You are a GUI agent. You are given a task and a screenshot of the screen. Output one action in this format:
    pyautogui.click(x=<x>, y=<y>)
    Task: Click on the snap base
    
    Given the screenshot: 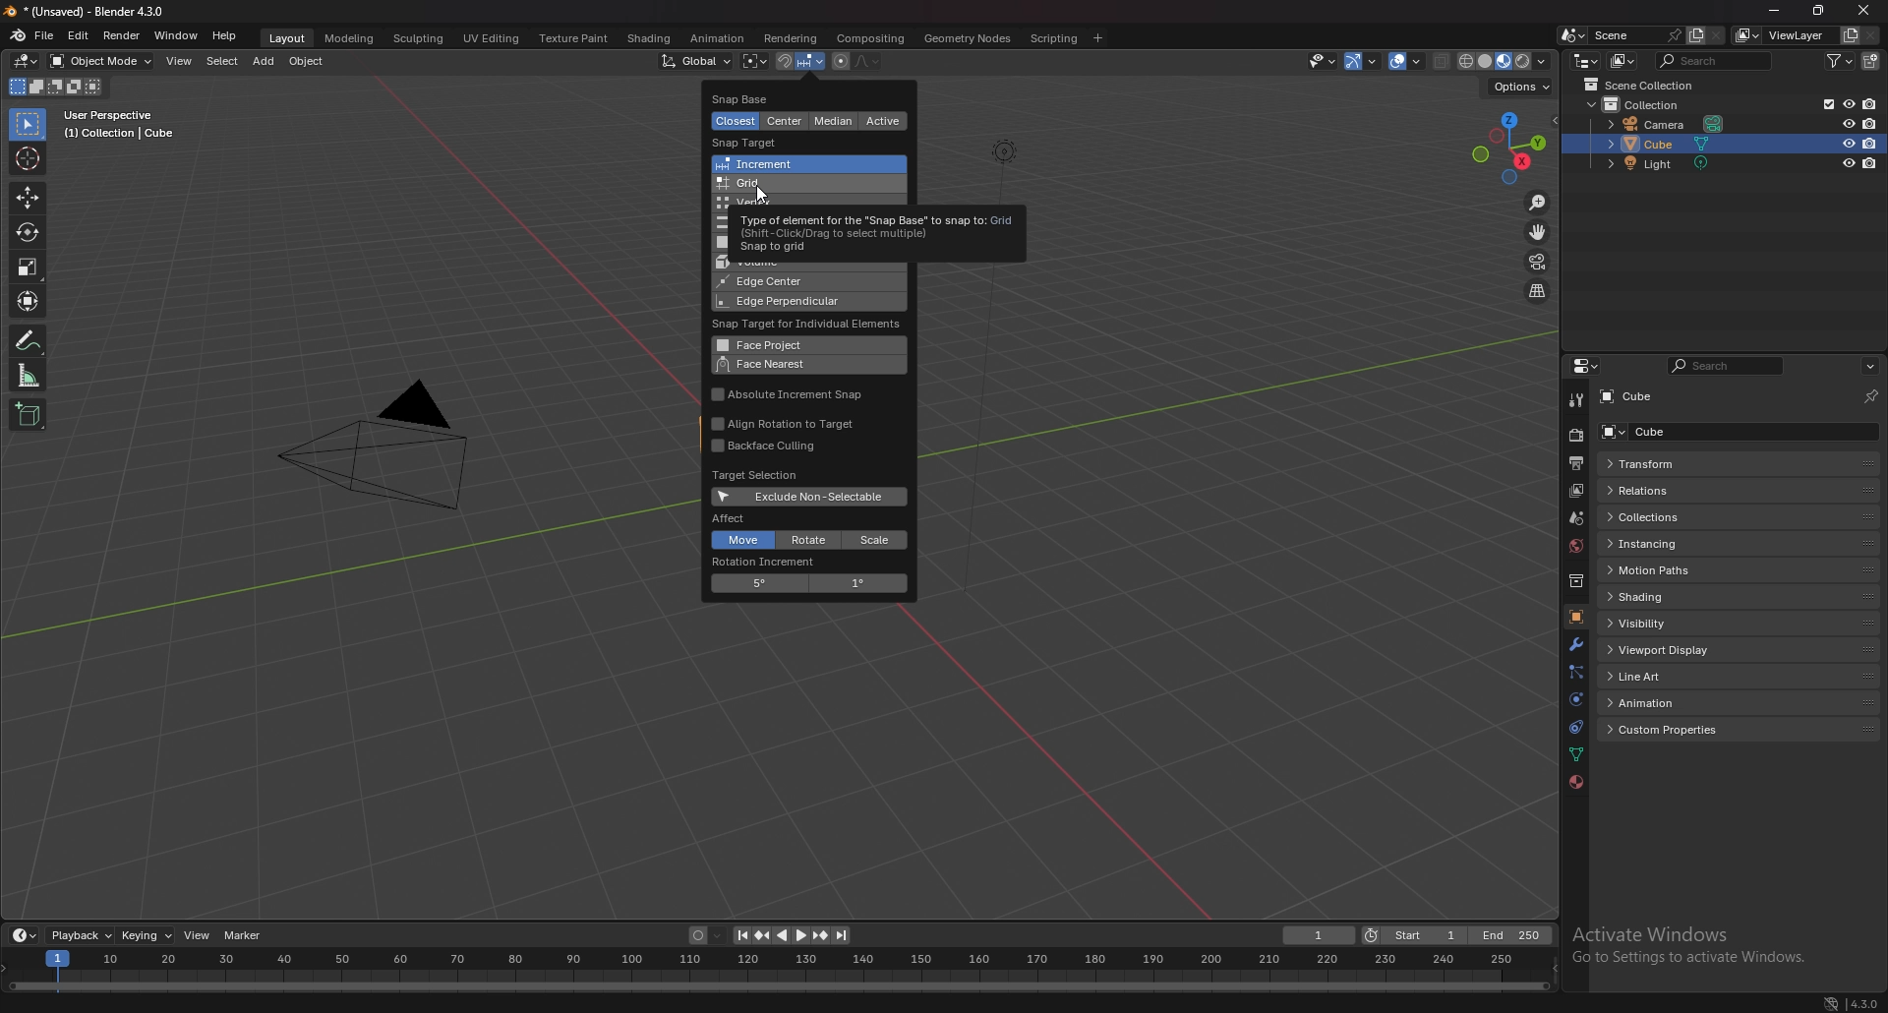 What is the action you would take?
    pyautogui.click(x=759, y=97)
    